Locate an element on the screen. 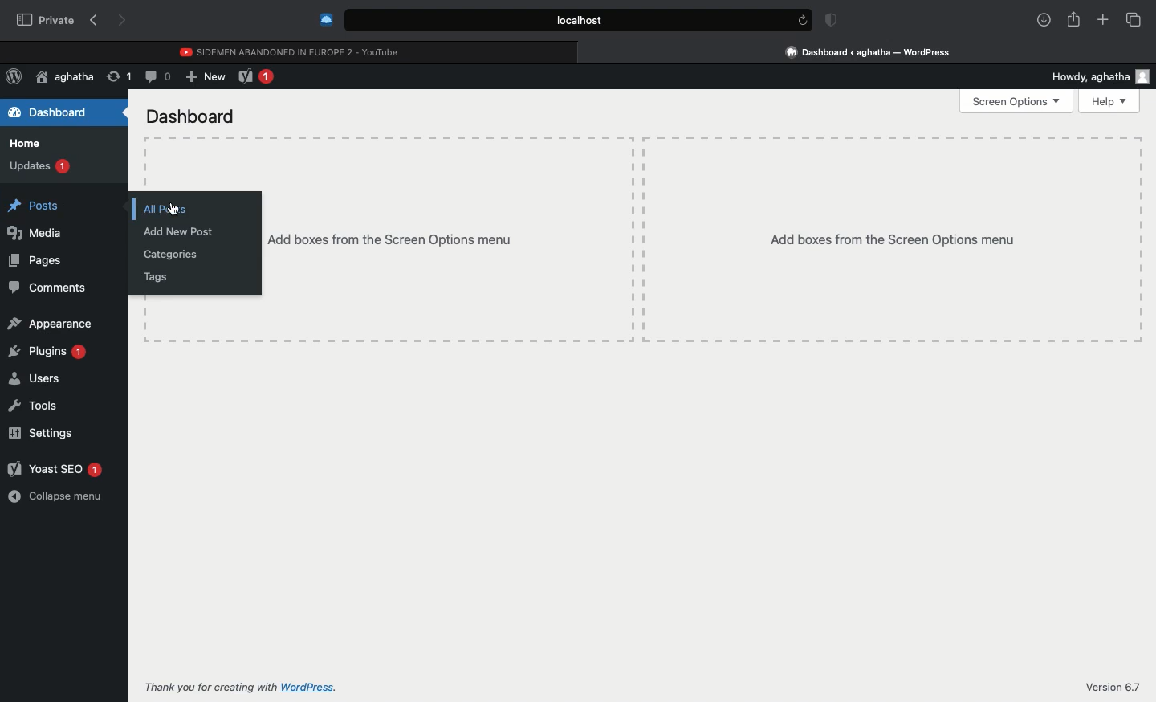 The image size is (1156, 702). Posts is located at coordinates (35, 207).